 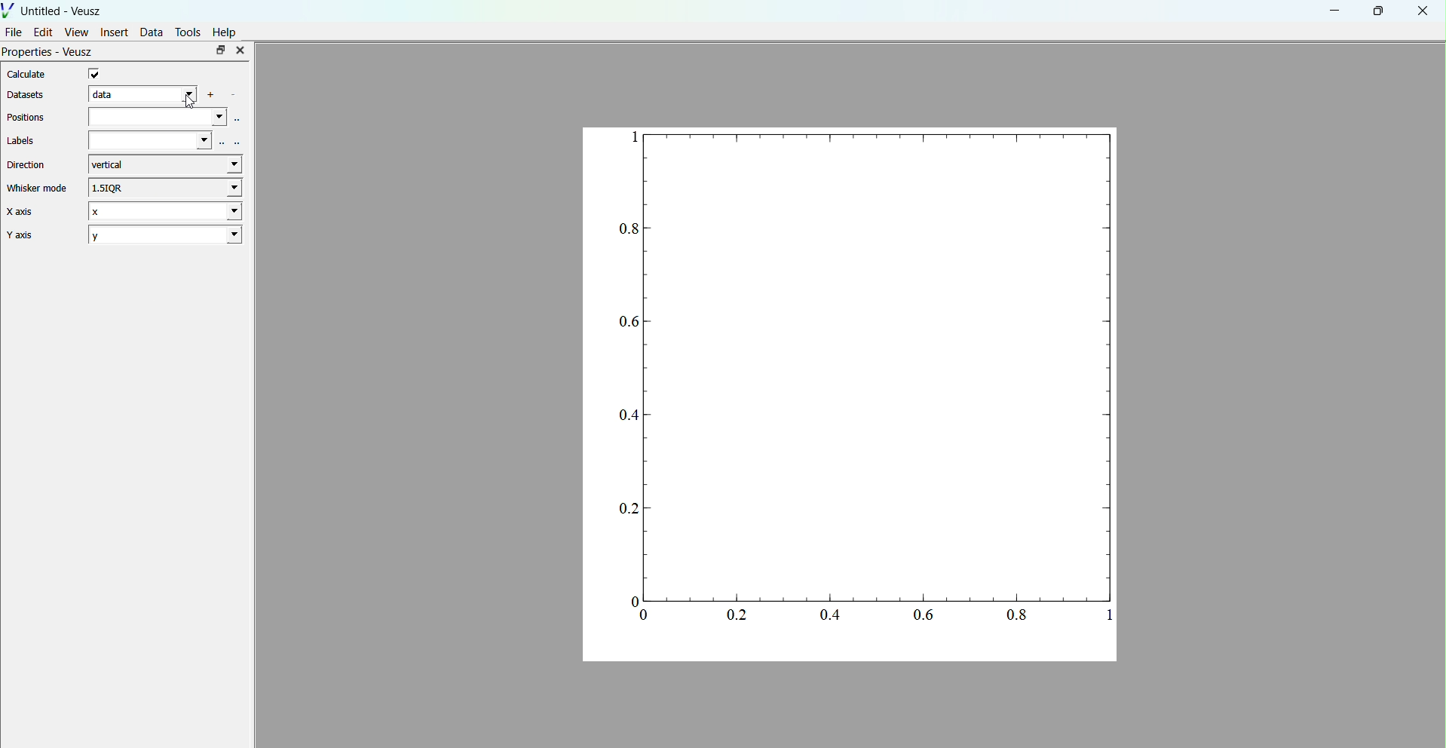 I want to click on Tools, so click(x=188, y=32).